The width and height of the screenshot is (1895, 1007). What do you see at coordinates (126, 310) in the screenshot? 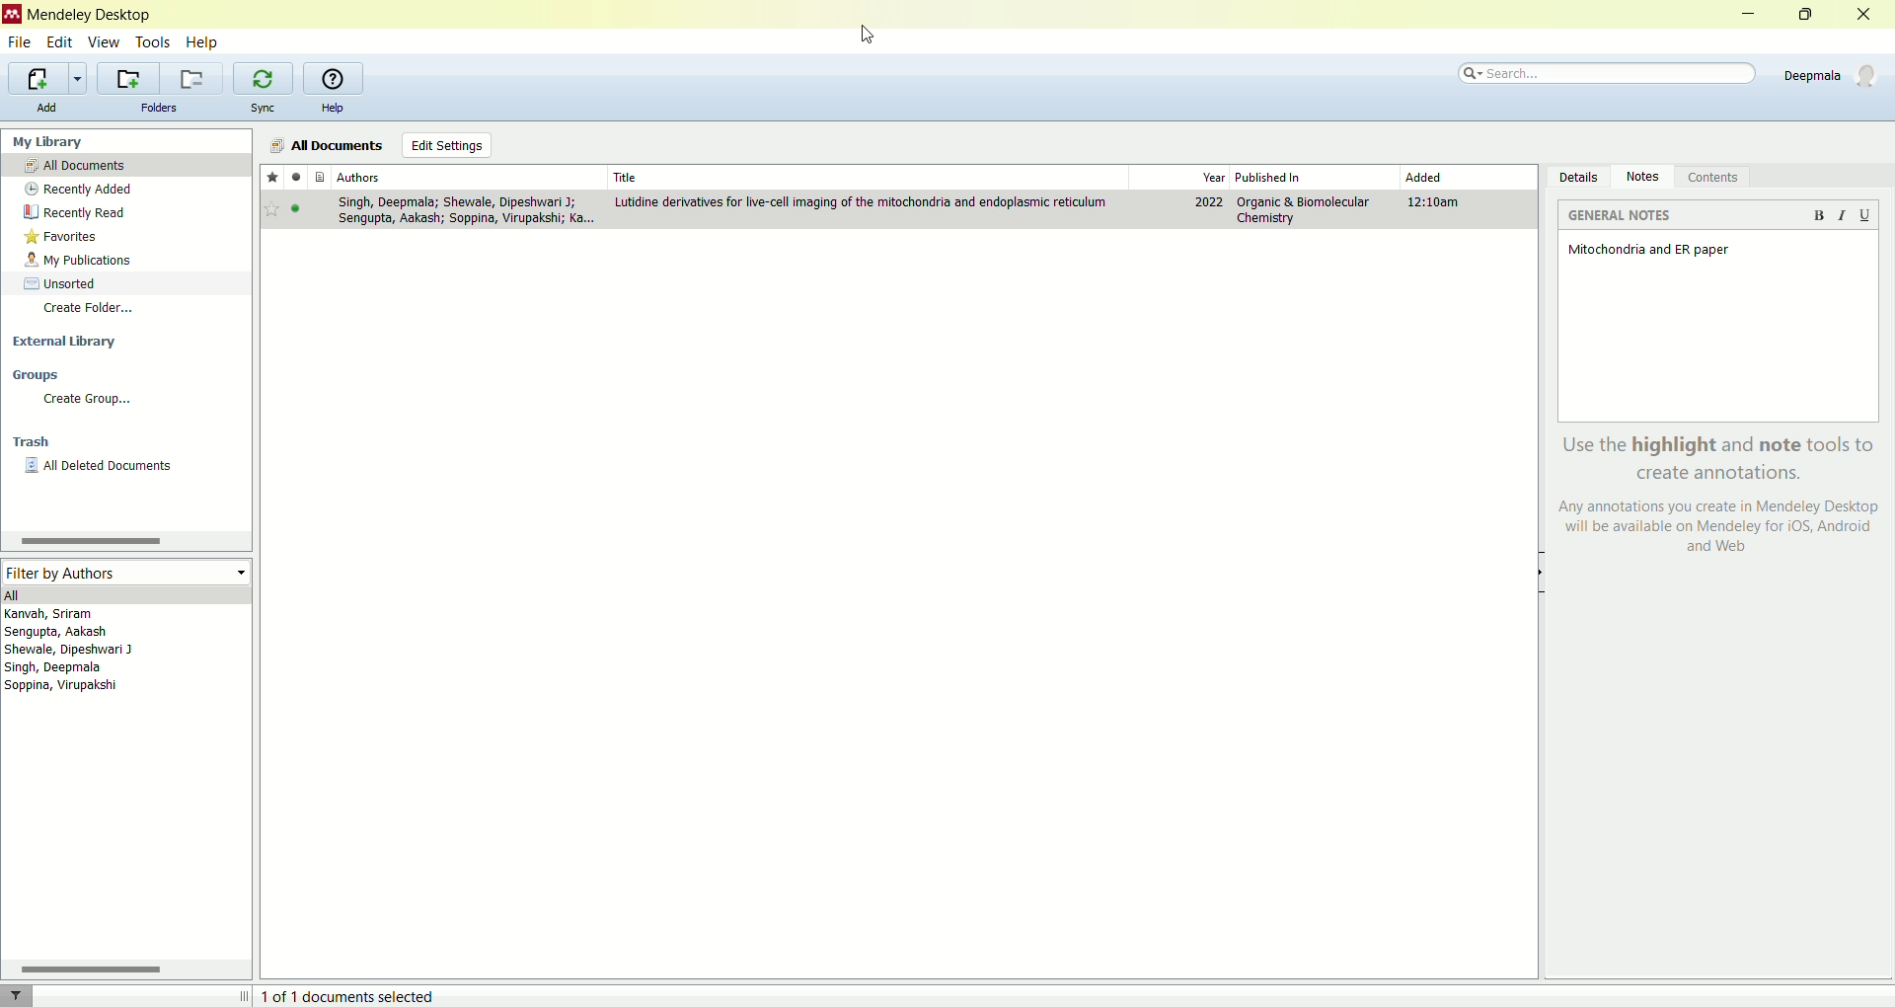
I see `create folder` at bounding box center [126, 310].